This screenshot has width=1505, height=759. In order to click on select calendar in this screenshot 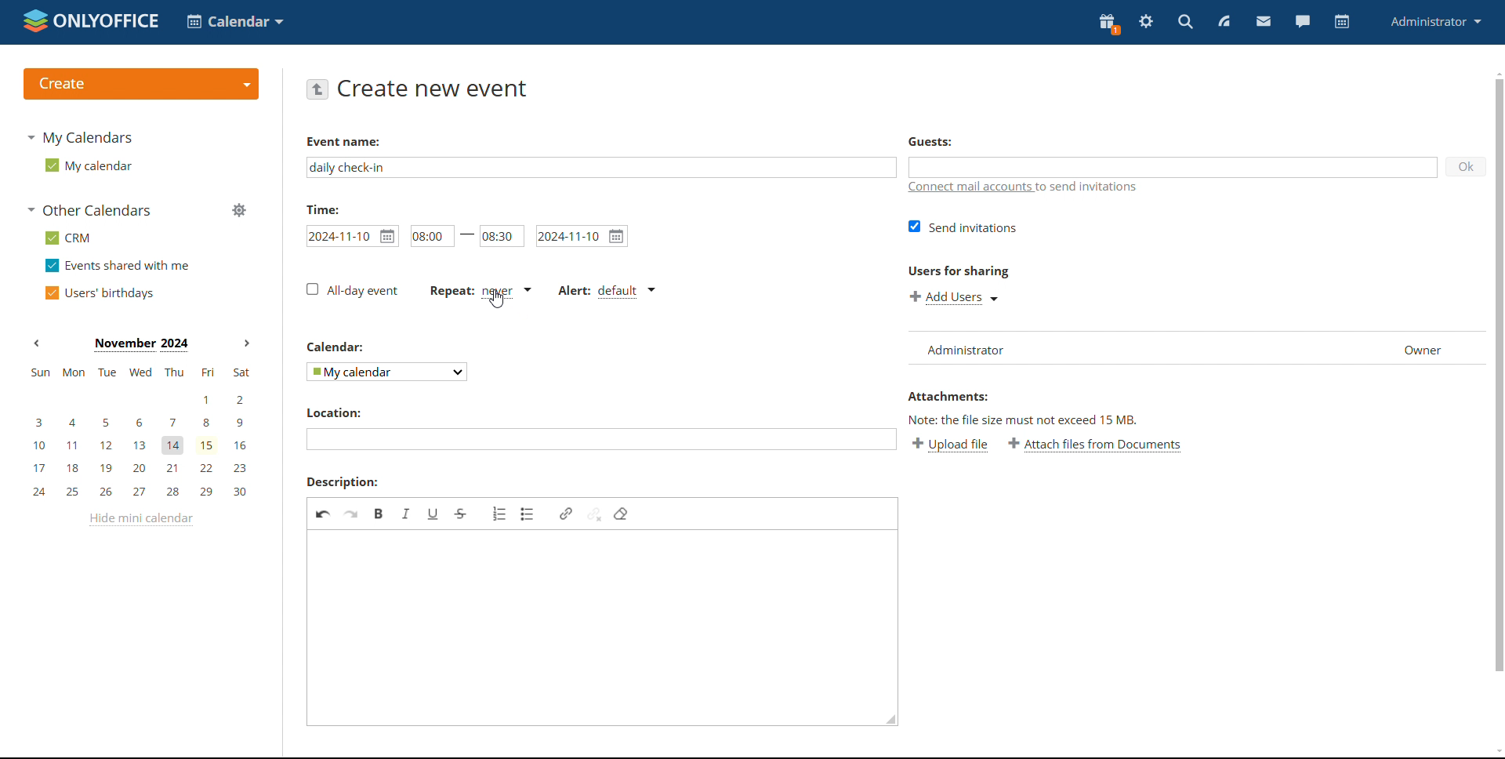, I will do `click(385, 372)`.